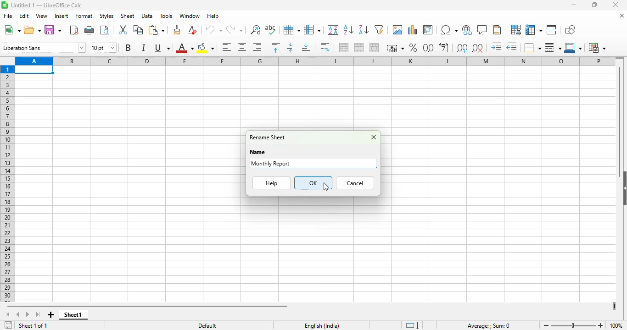 The height and width of the screenshot is (330, 627). I want to click on font color, so click(184, 48).